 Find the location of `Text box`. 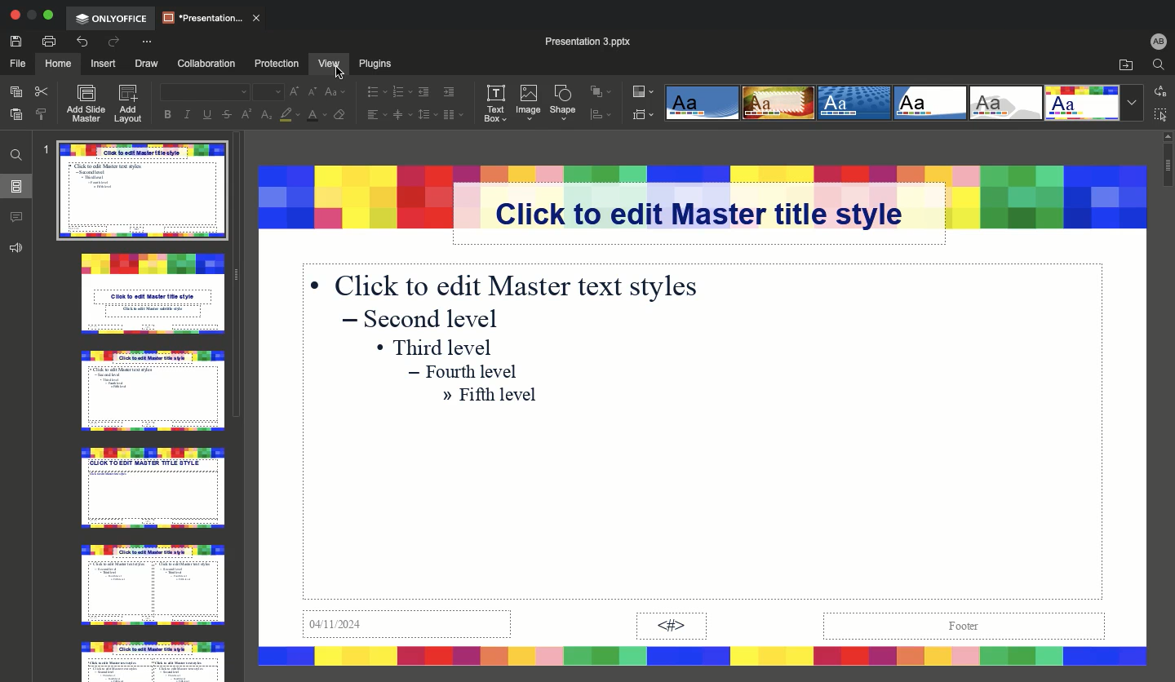

Text box is located at coordinates (496, 104).